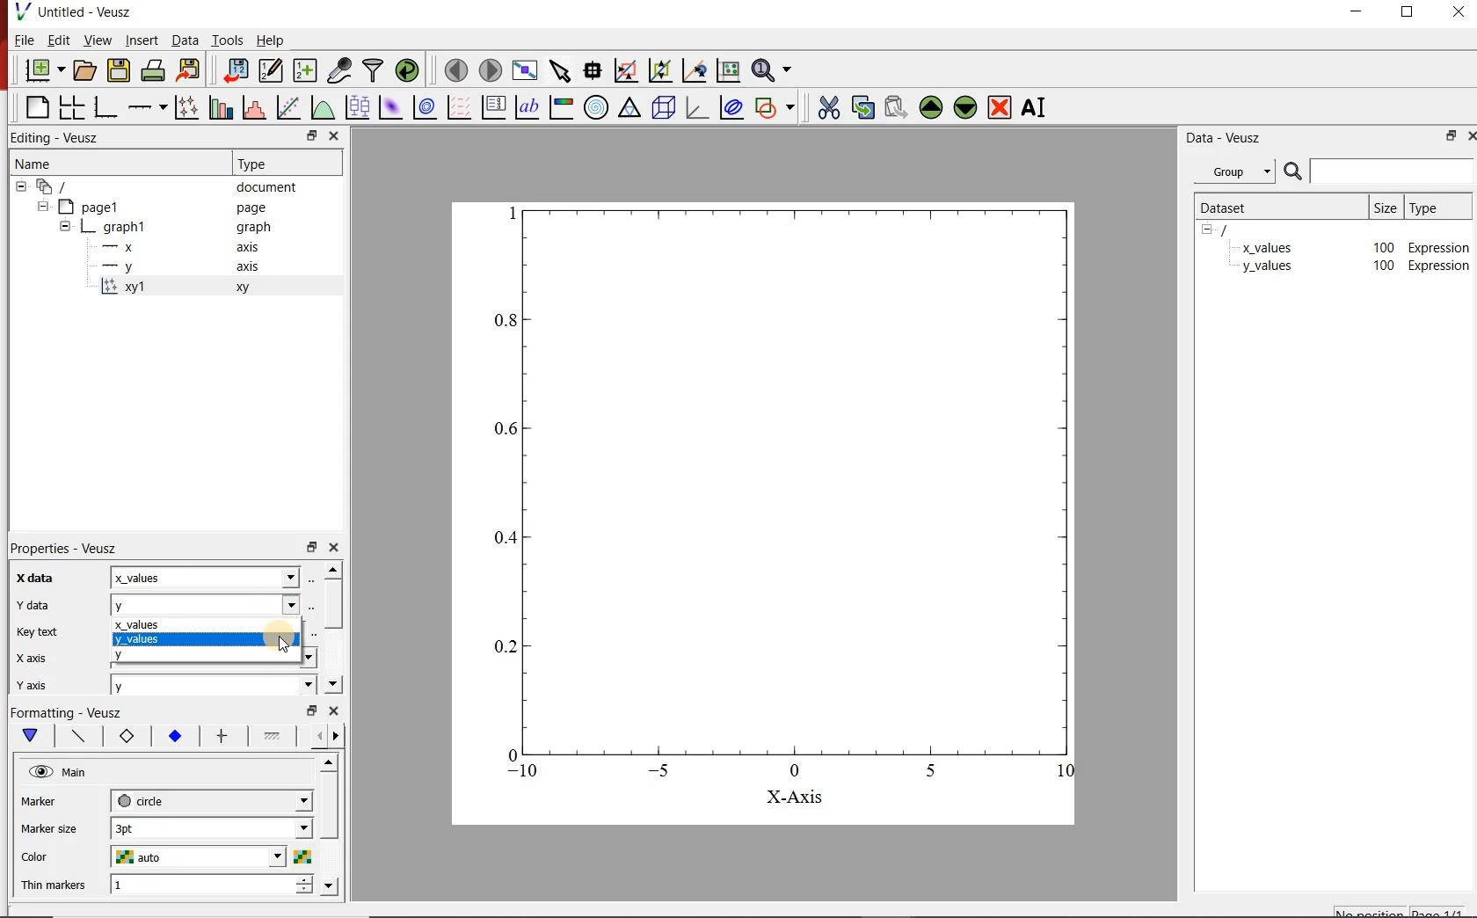 The width and height of the screenshot is (1477, 918). What do you see at coordinates (98, 40) in the screenshot?
I see `view` at bounding box center [98, 40].